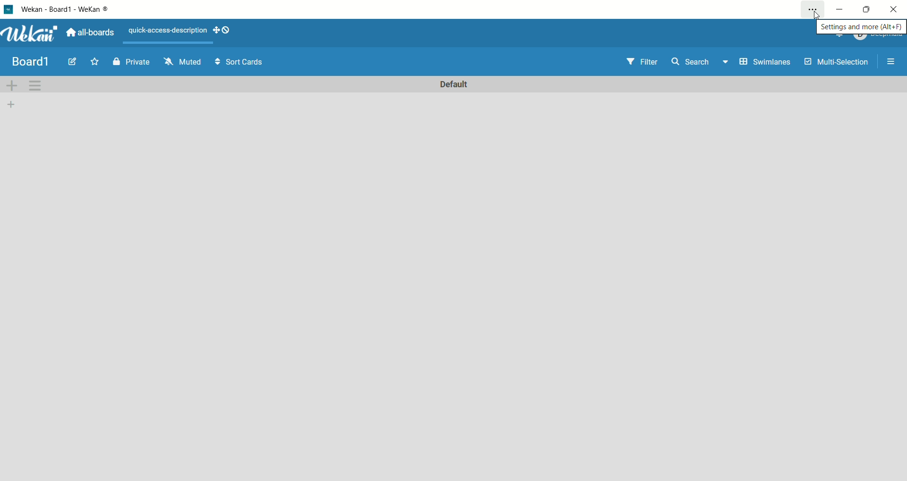 The width and height of the screenshot is (907, 481). What do you see at coordinates (865, 11) in the screenshot?
I see `maximize` at bounding box center [865, 11].